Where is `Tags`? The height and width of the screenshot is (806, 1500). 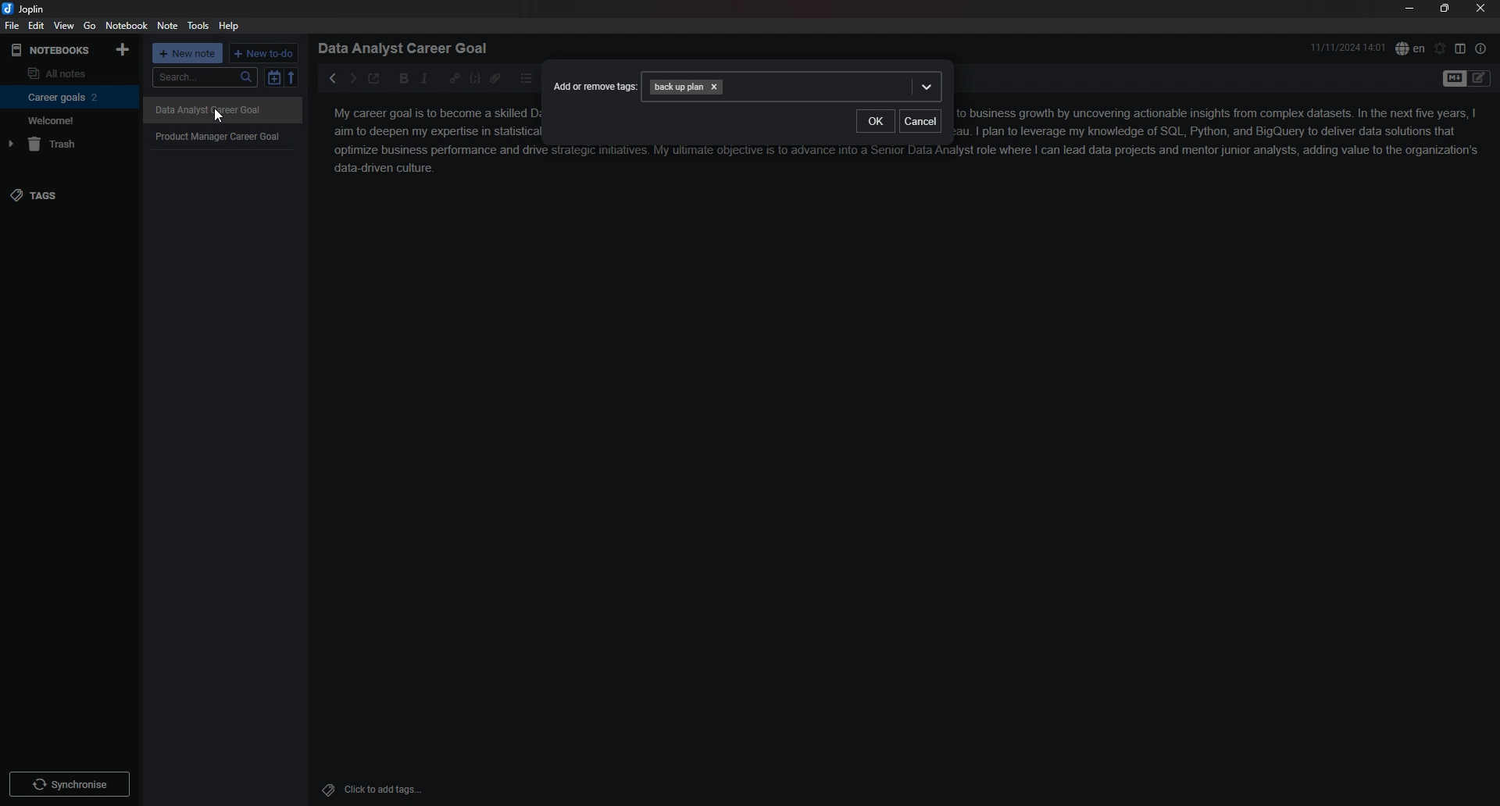
Tags is located at coordinates (324, 788).